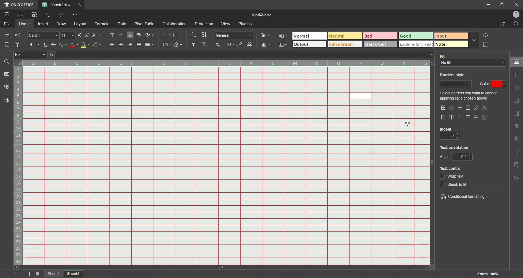  What do you see at coordinates (516, 178) in the screenshot?
I see `signature` at bounding box center [516, 178].